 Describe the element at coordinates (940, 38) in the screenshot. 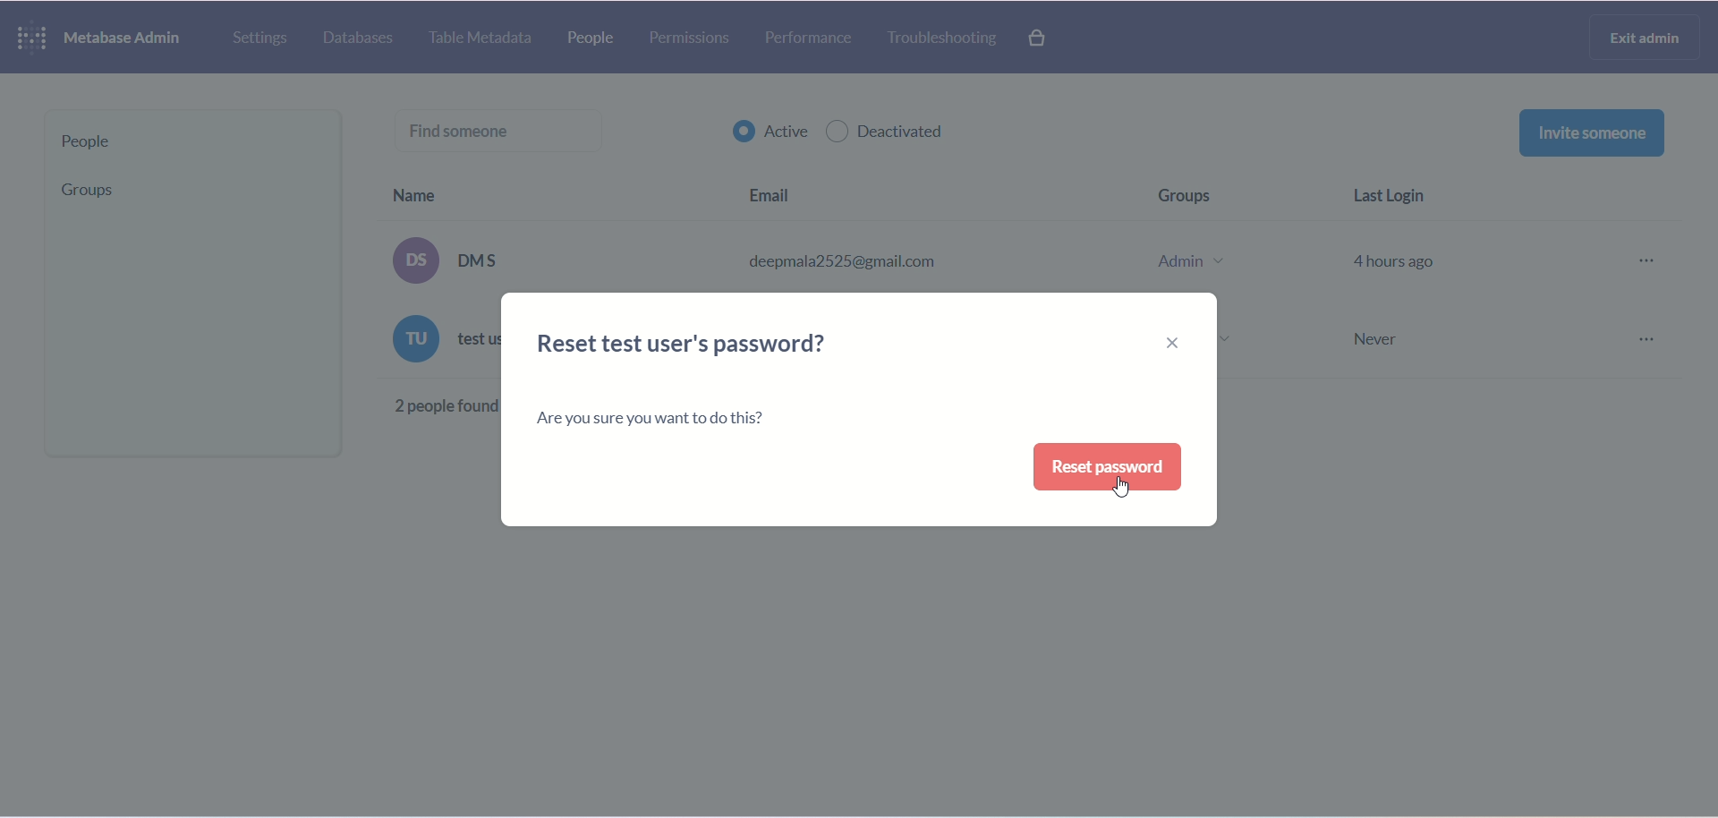

I see `troubleshooting` at that location.